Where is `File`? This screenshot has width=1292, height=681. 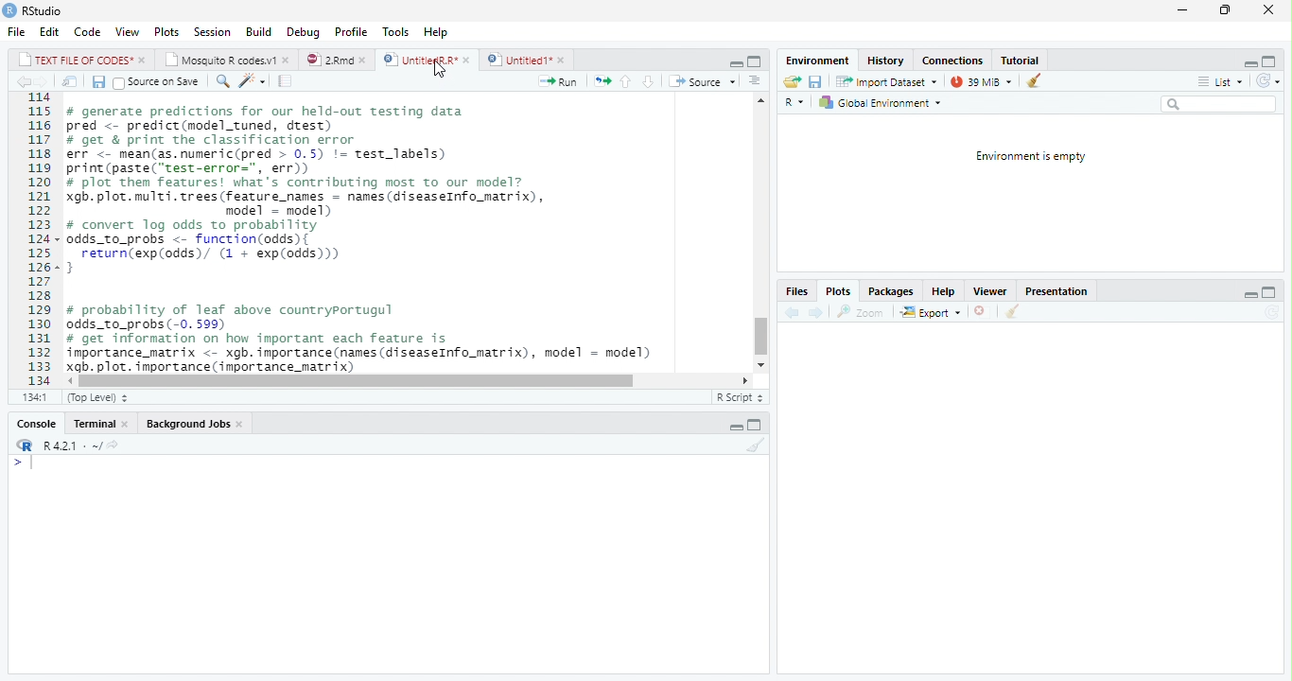 File is located at coordinates (15, 31).